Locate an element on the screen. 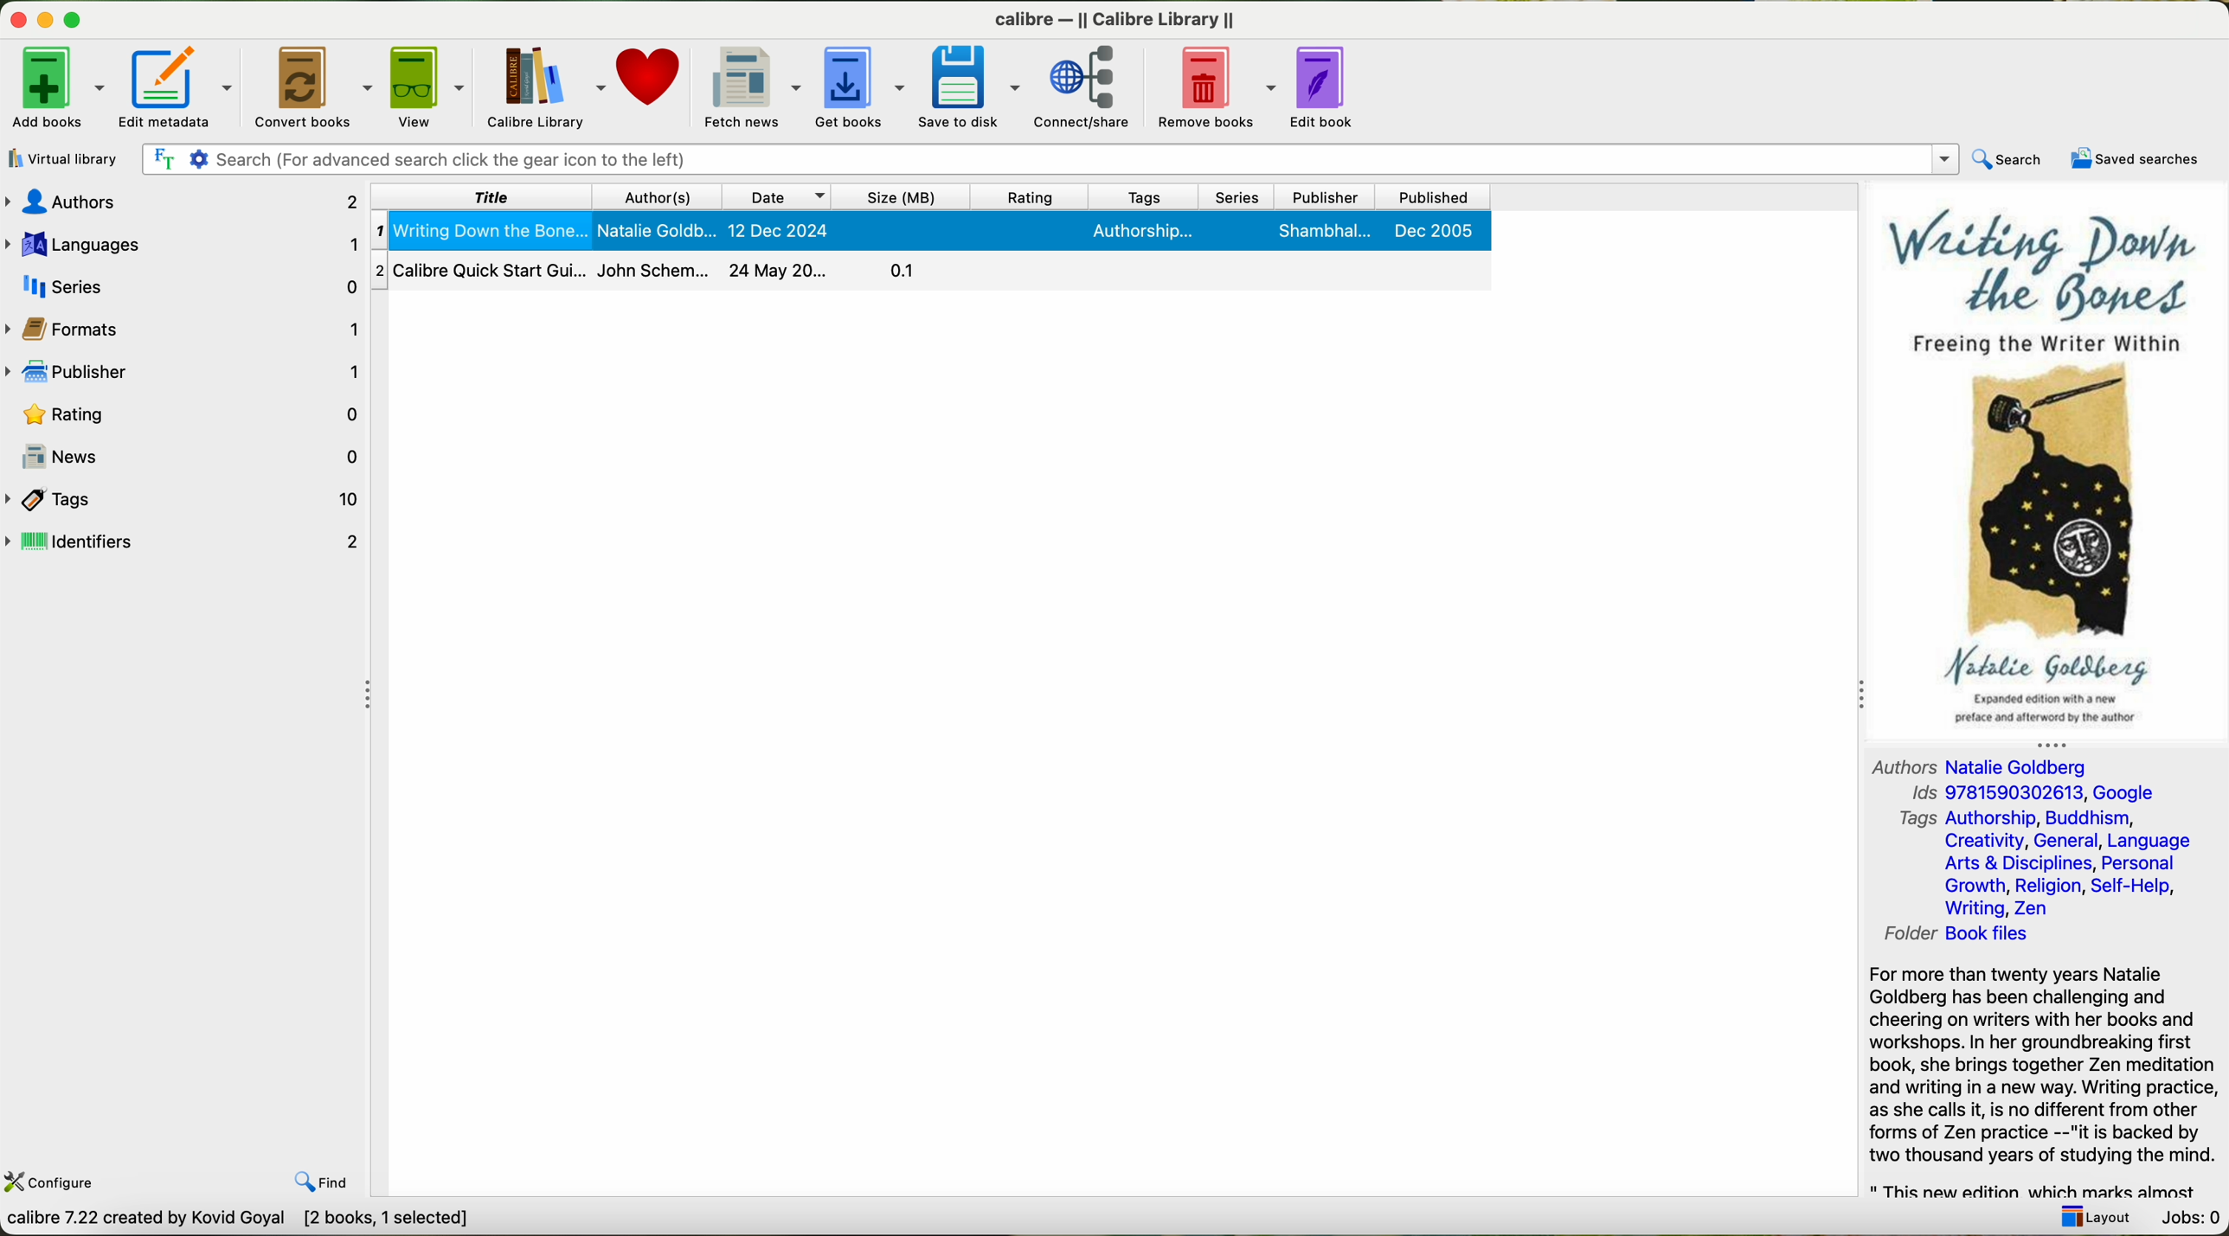 The width and height of the screenshot is (2229, 1236). save to disk is located at coordinates (973, 86).